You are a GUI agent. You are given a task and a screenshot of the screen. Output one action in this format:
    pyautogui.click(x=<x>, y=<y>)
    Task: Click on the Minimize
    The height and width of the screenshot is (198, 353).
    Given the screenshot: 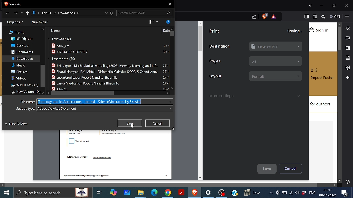 What is the action you would take?
    pyautogui.click(x=322, y=5)
    